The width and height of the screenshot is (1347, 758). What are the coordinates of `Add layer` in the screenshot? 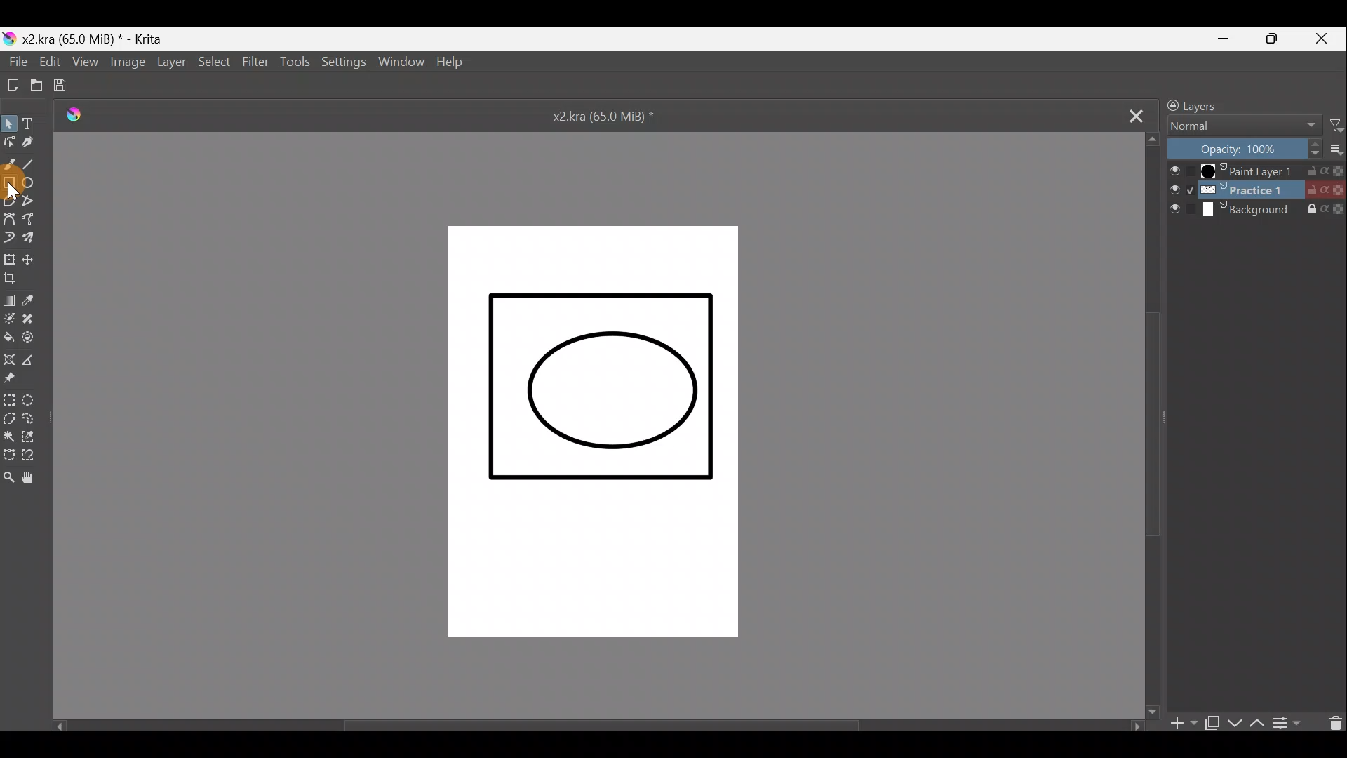 It's located at (1181, 727).